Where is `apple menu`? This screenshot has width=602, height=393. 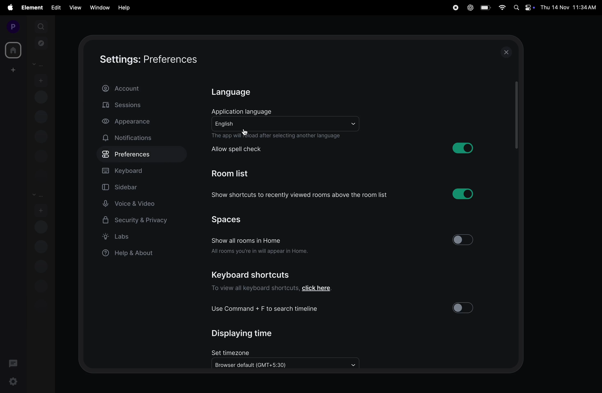
apple menu is located at coordinates (8, 8).